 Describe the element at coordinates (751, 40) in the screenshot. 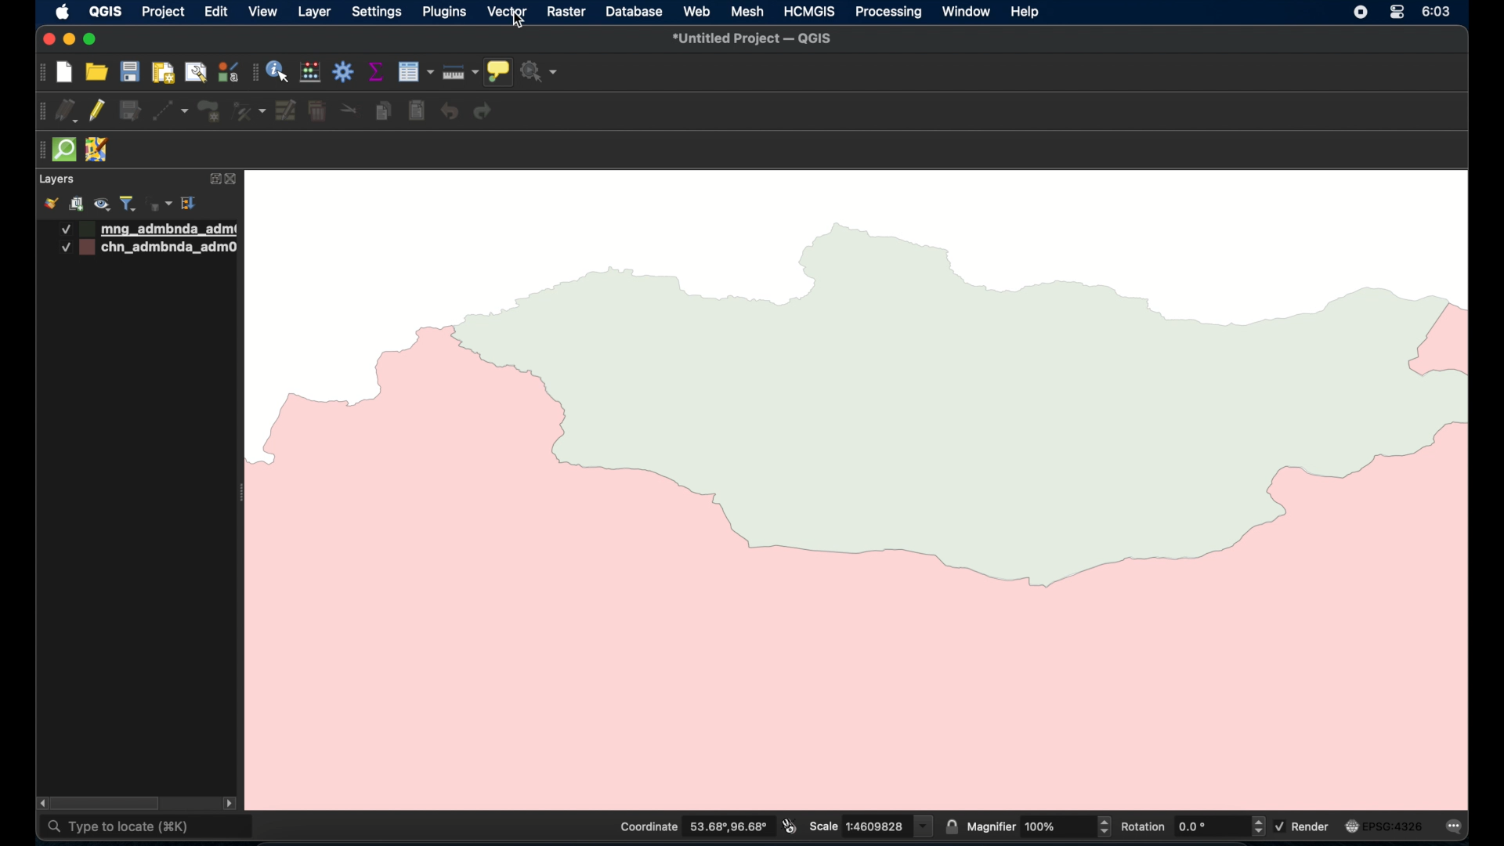

I see `untitled project - QGIS` at that location.